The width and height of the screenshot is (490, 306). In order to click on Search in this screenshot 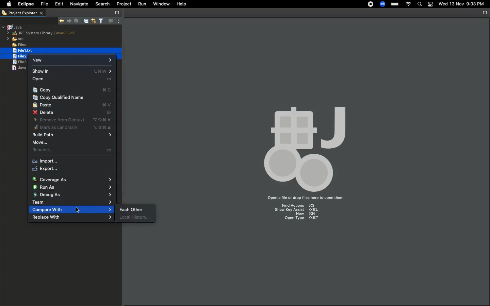, I will do `click(103, 4)`.